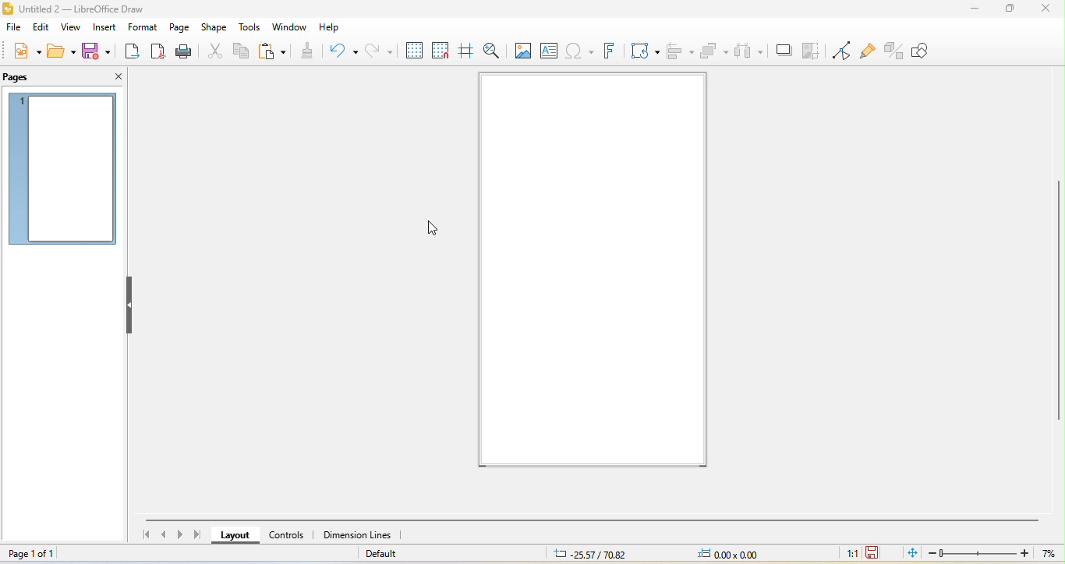 The image size is (1065, 564). What do you see at coordinates (182, 535) in the screenshot?
I see `next page` at bounding box center [182, 535].